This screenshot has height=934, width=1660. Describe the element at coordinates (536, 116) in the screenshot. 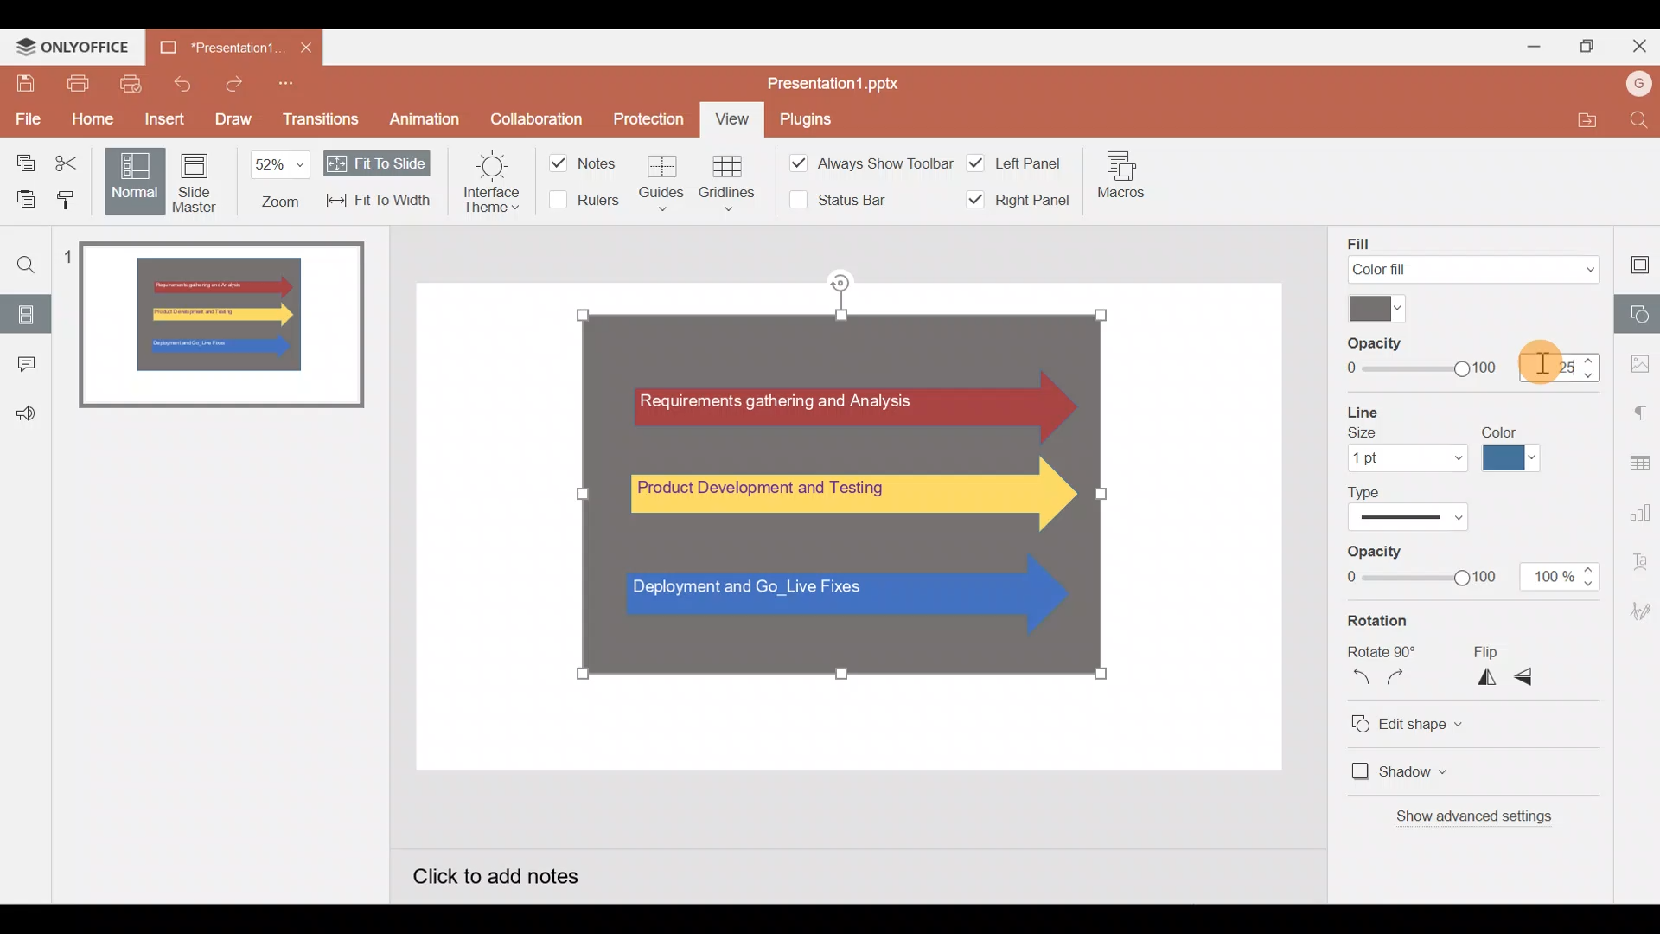

I see `Collaboration` at that location.